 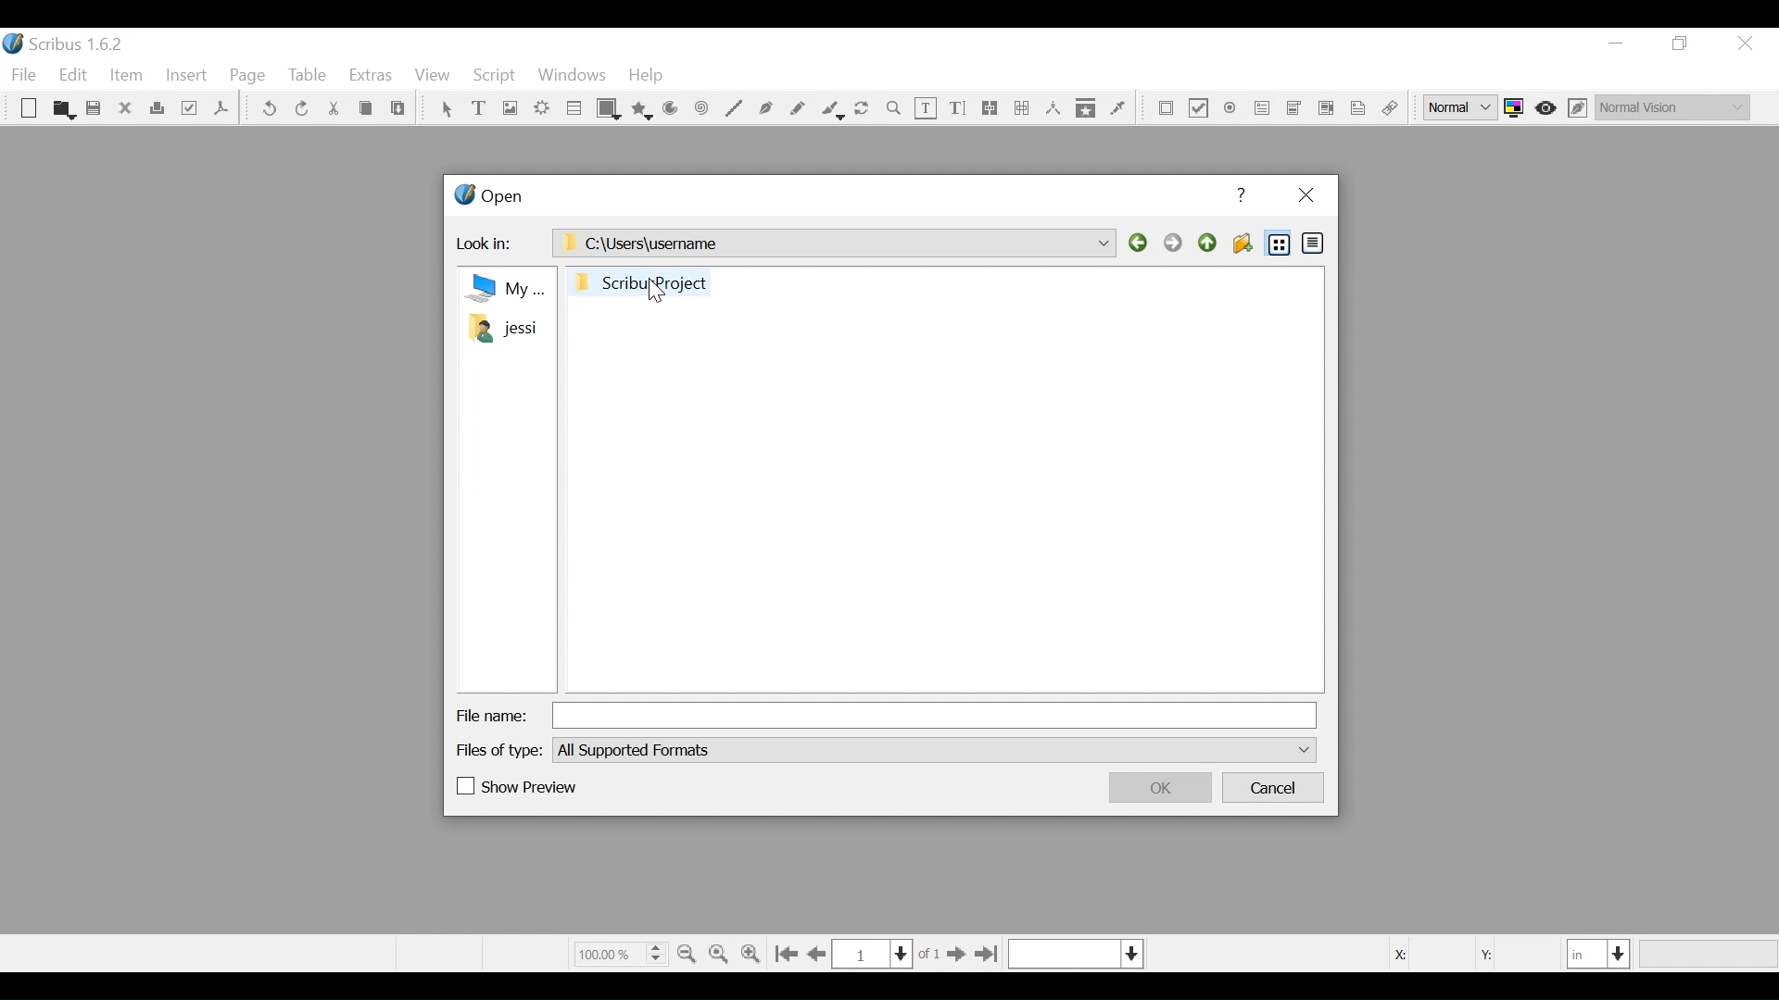 I want to click on Current Page, so click(x=872, y=954).